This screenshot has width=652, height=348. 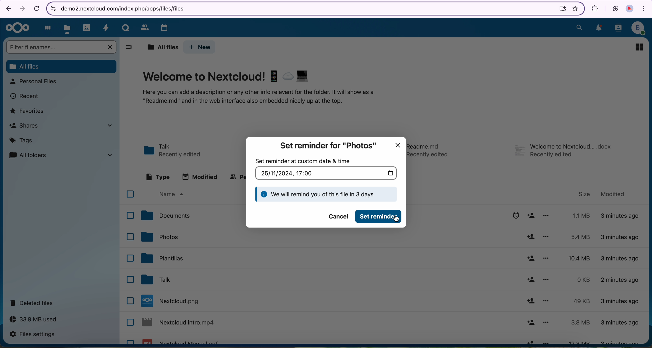 What do you see at coordinates (579, 27) in the screenshot?
I see `search` at bounding box center [579, 27].